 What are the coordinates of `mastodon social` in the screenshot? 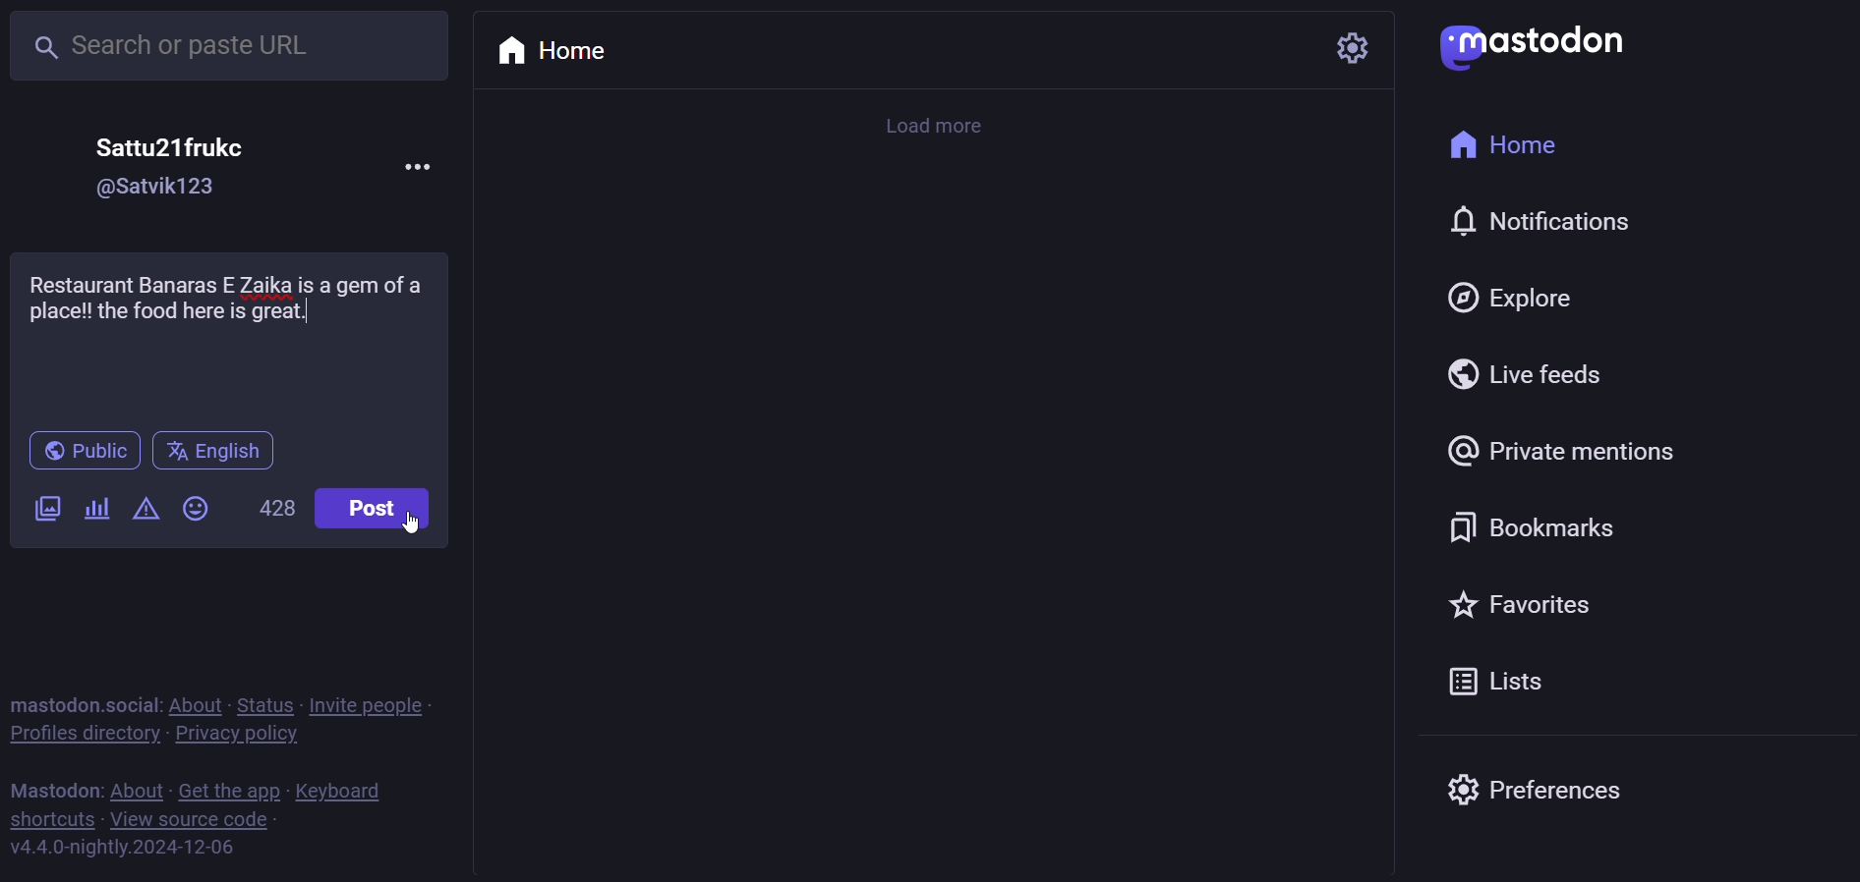 It's located at (86, 704).